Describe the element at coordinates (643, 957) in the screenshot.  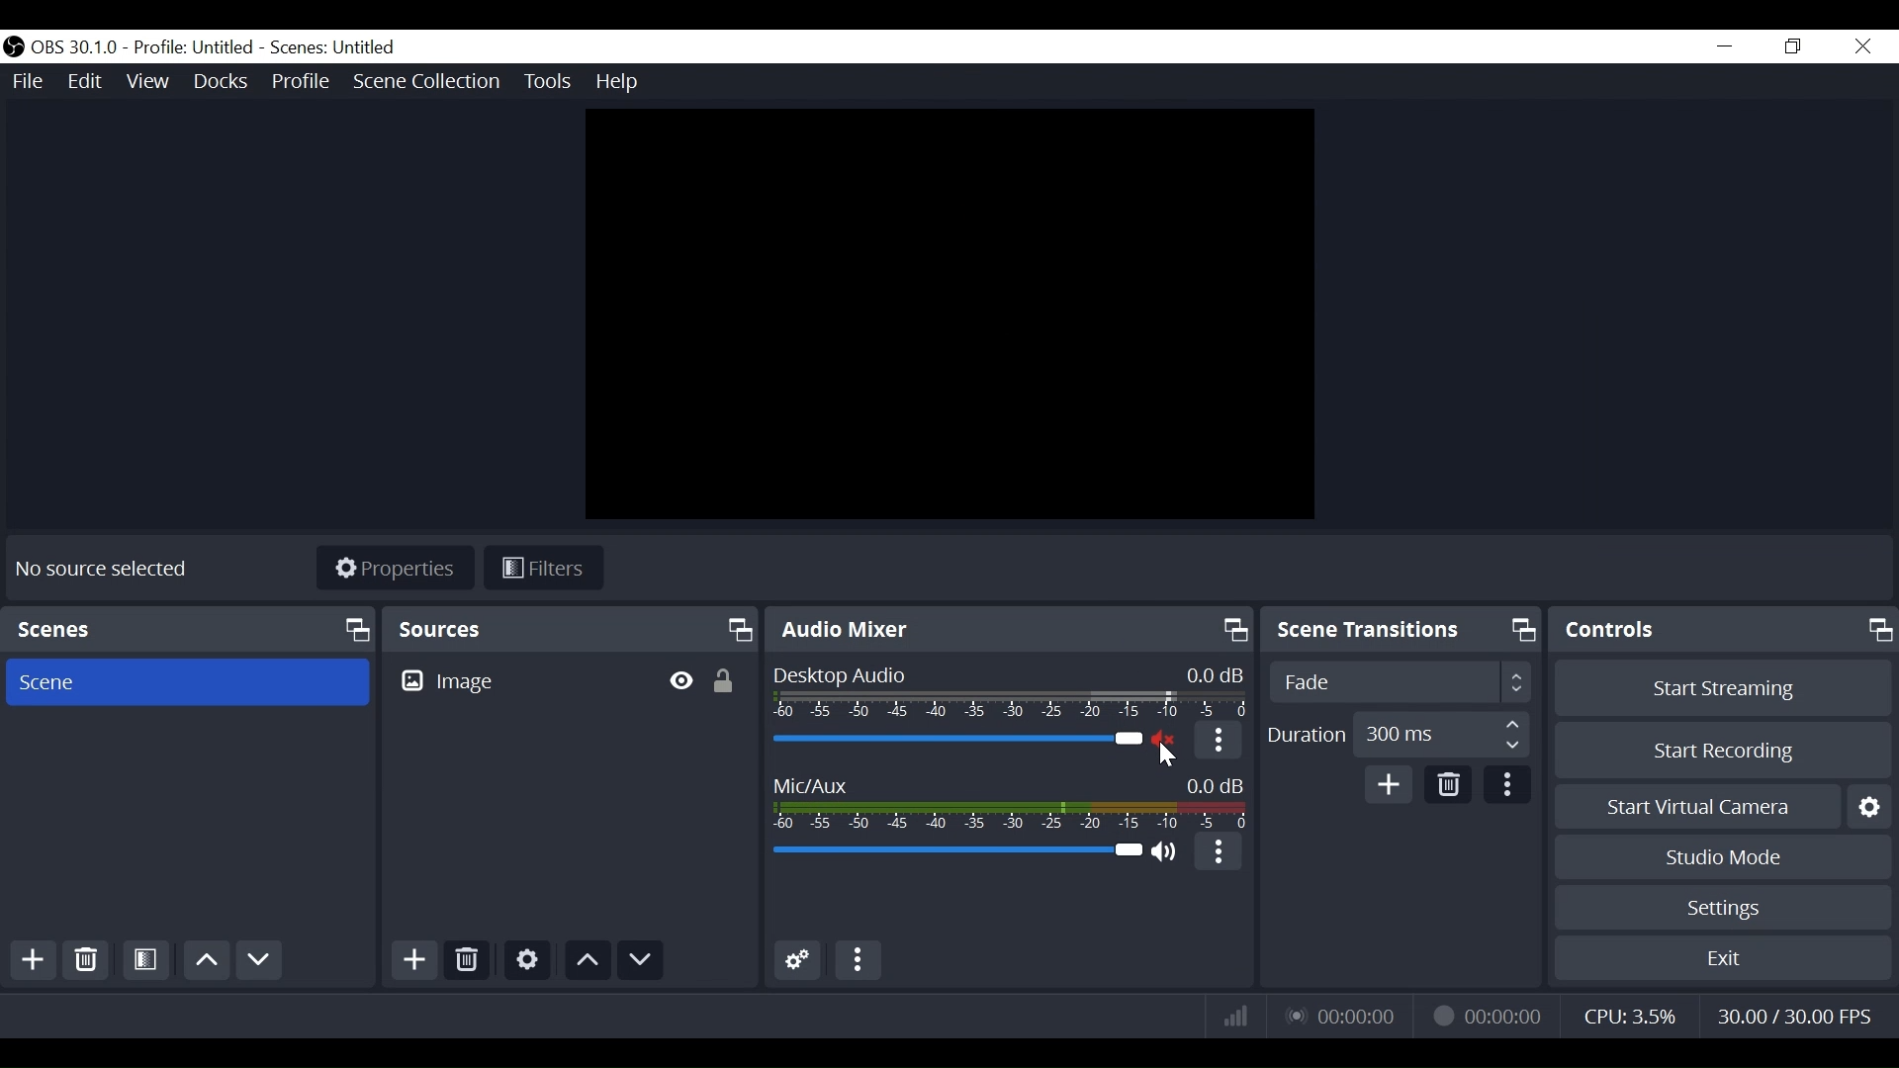
I see `Move Down` at that location.